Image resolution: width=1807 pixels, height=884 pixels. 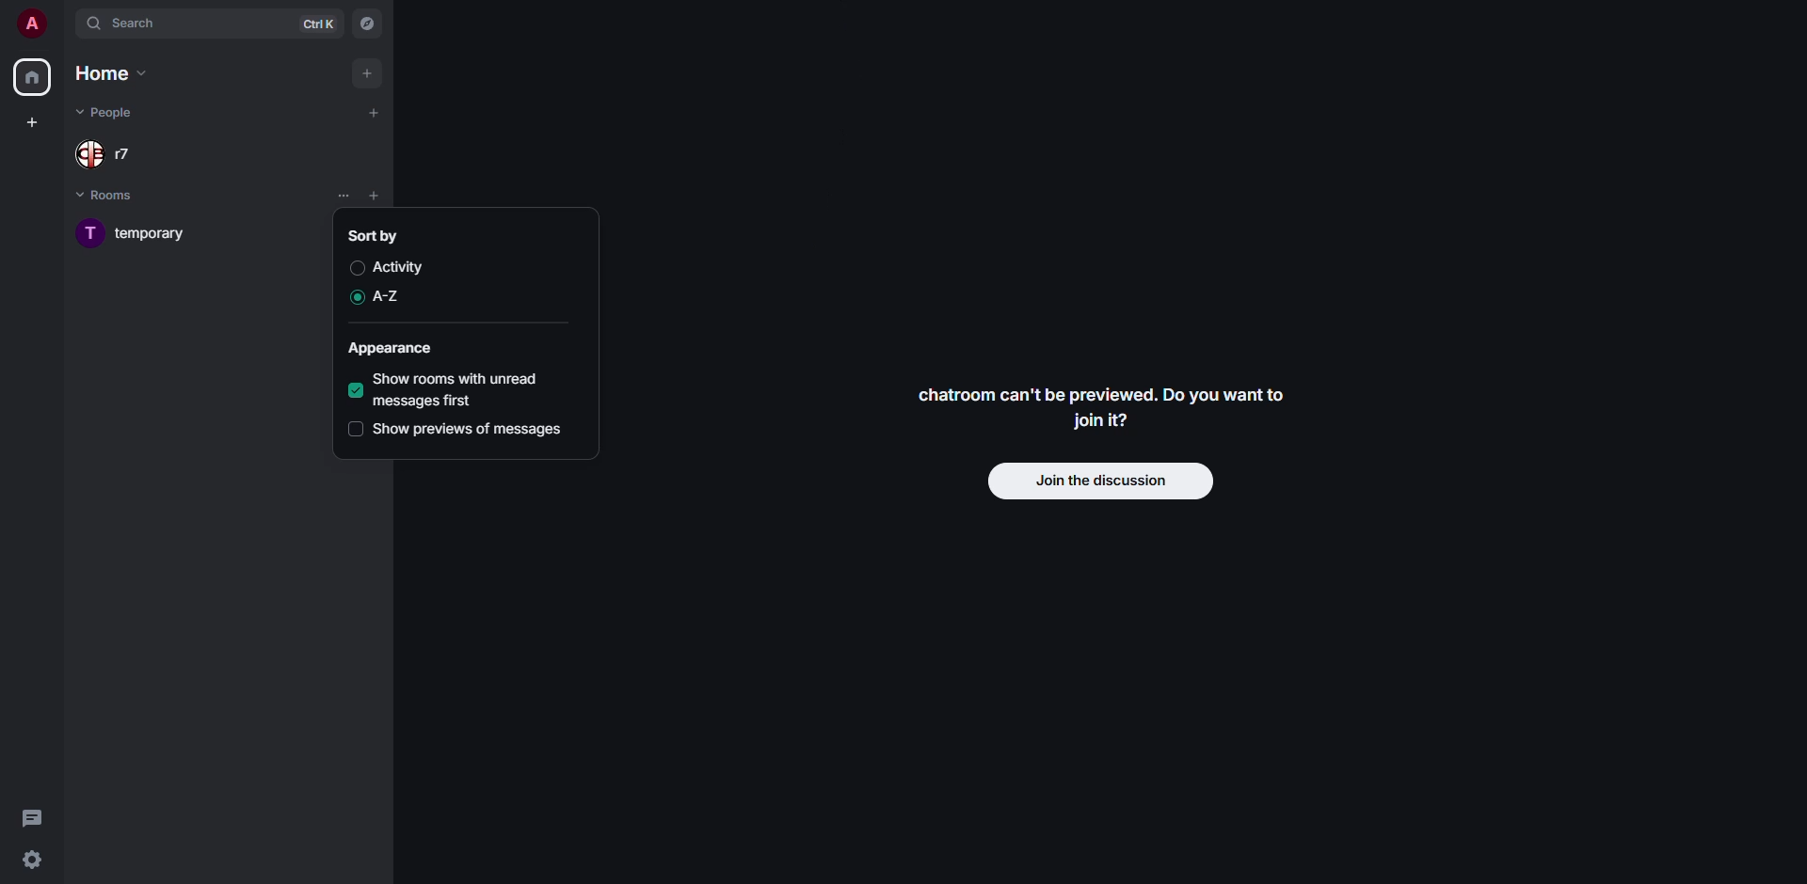 I want to click on list options, so click(x=343, y=197).